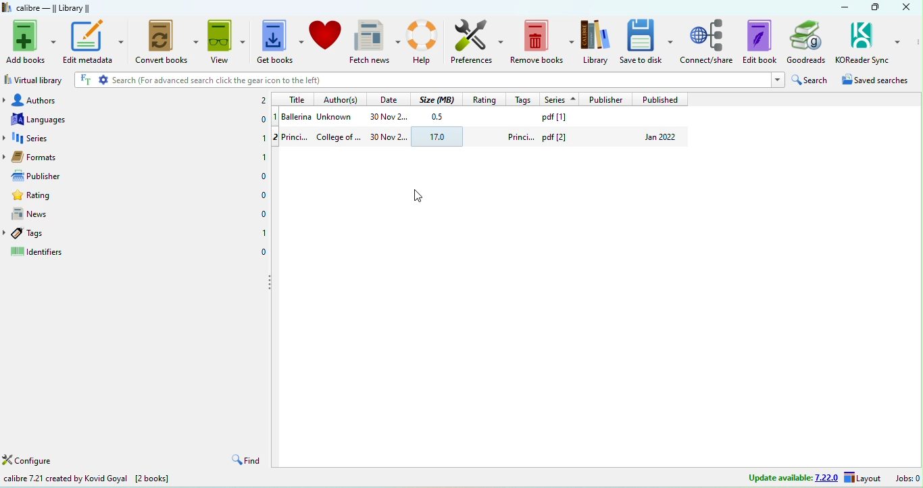 This screenshot has width=923, height=488. I want to click on update available 7.22.0, so click(793, 477).